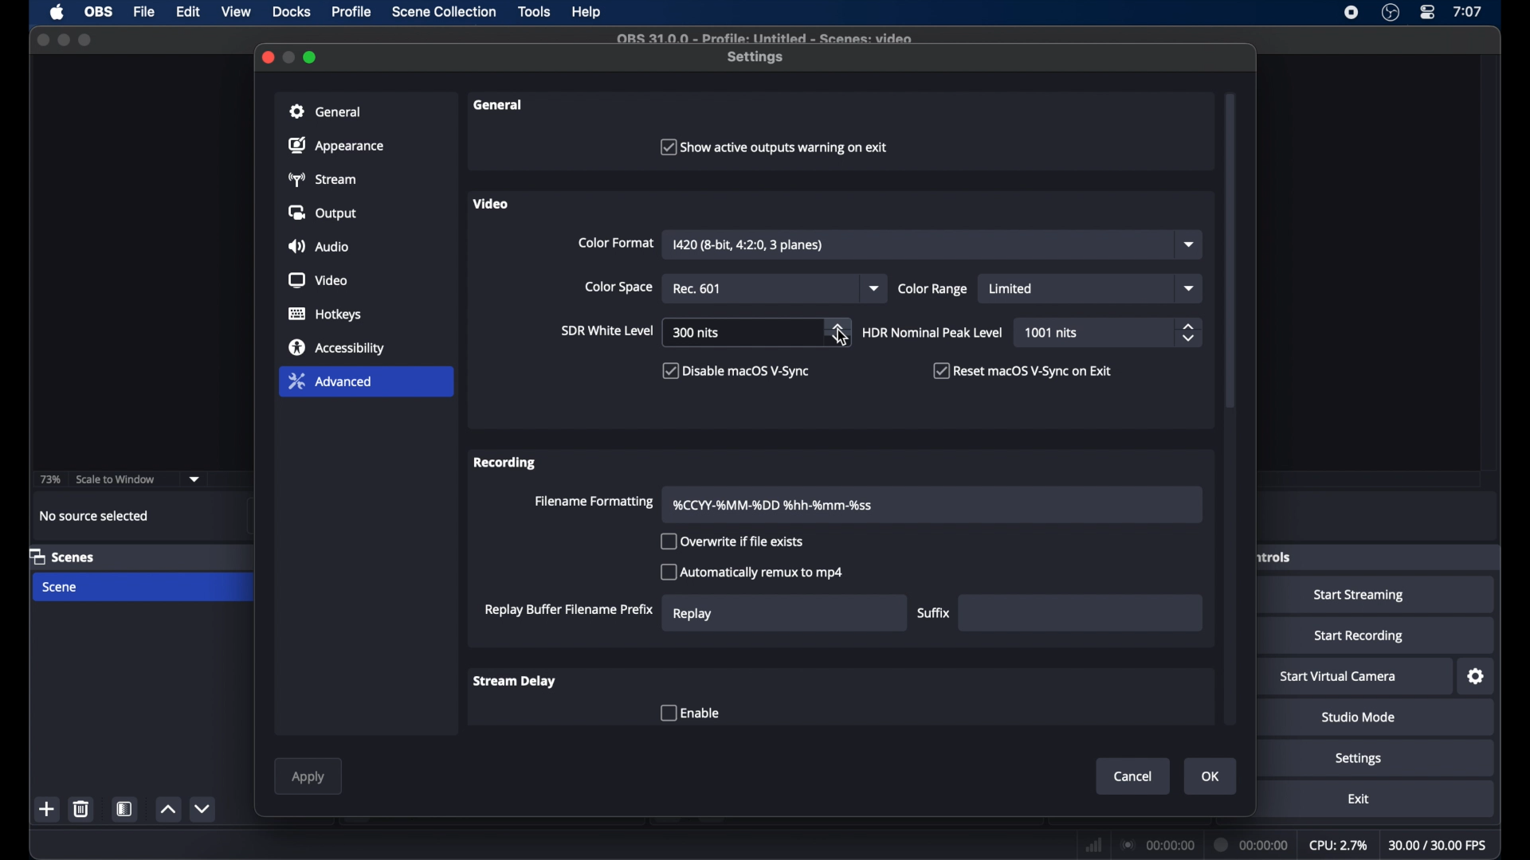 The width and height of the screenshot is (1530, 860). I want to click on close, so click(266, 57).